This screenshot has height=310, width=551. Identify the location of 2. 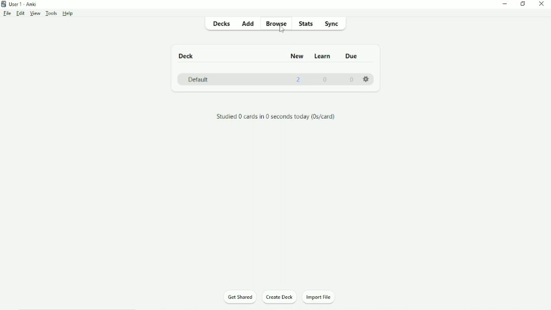
(299, 80).